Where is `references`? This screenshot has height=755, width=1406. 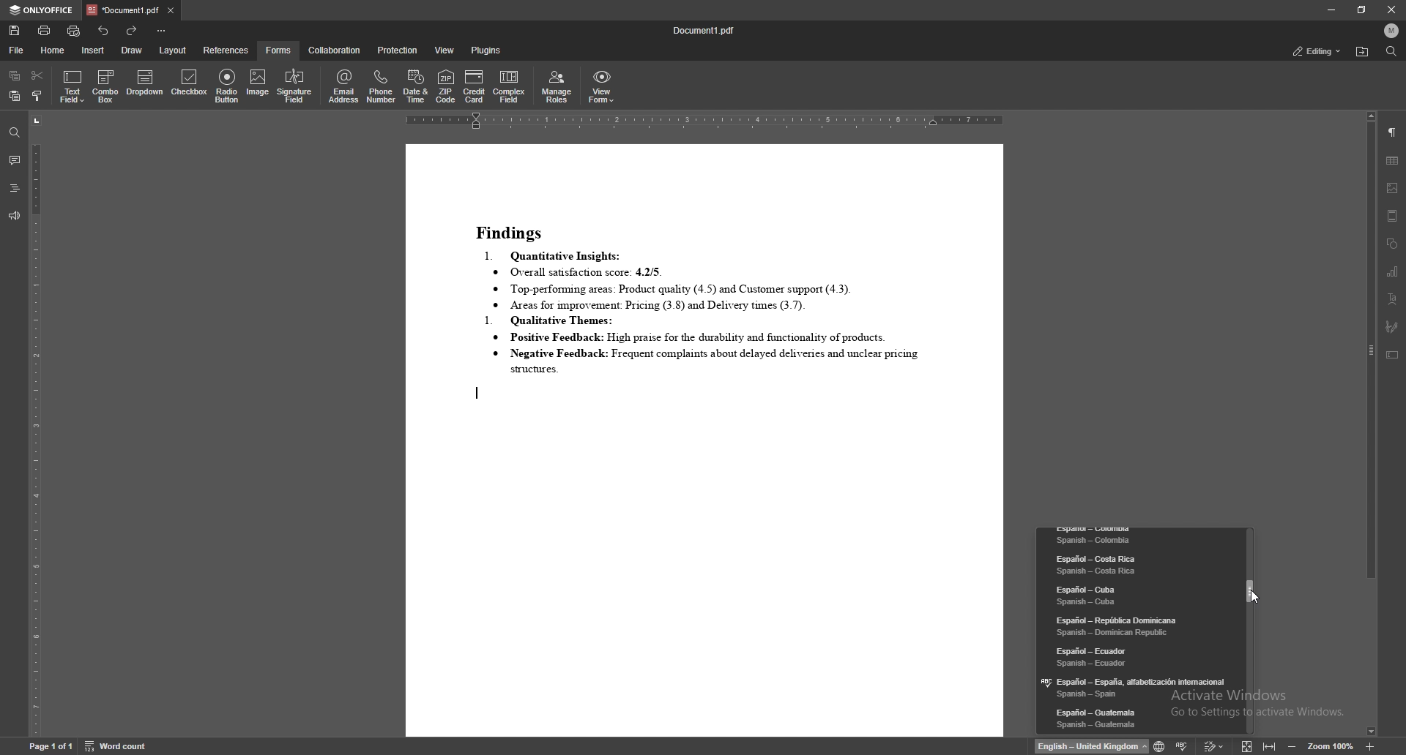
references is located at coordinates (227, 50).